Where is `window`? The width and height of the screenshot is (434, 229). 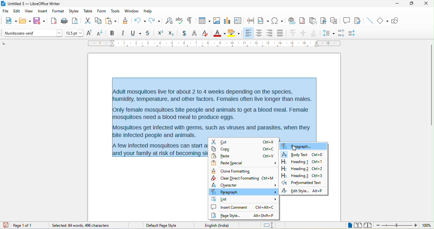
window is located at coordinates (132, 11).